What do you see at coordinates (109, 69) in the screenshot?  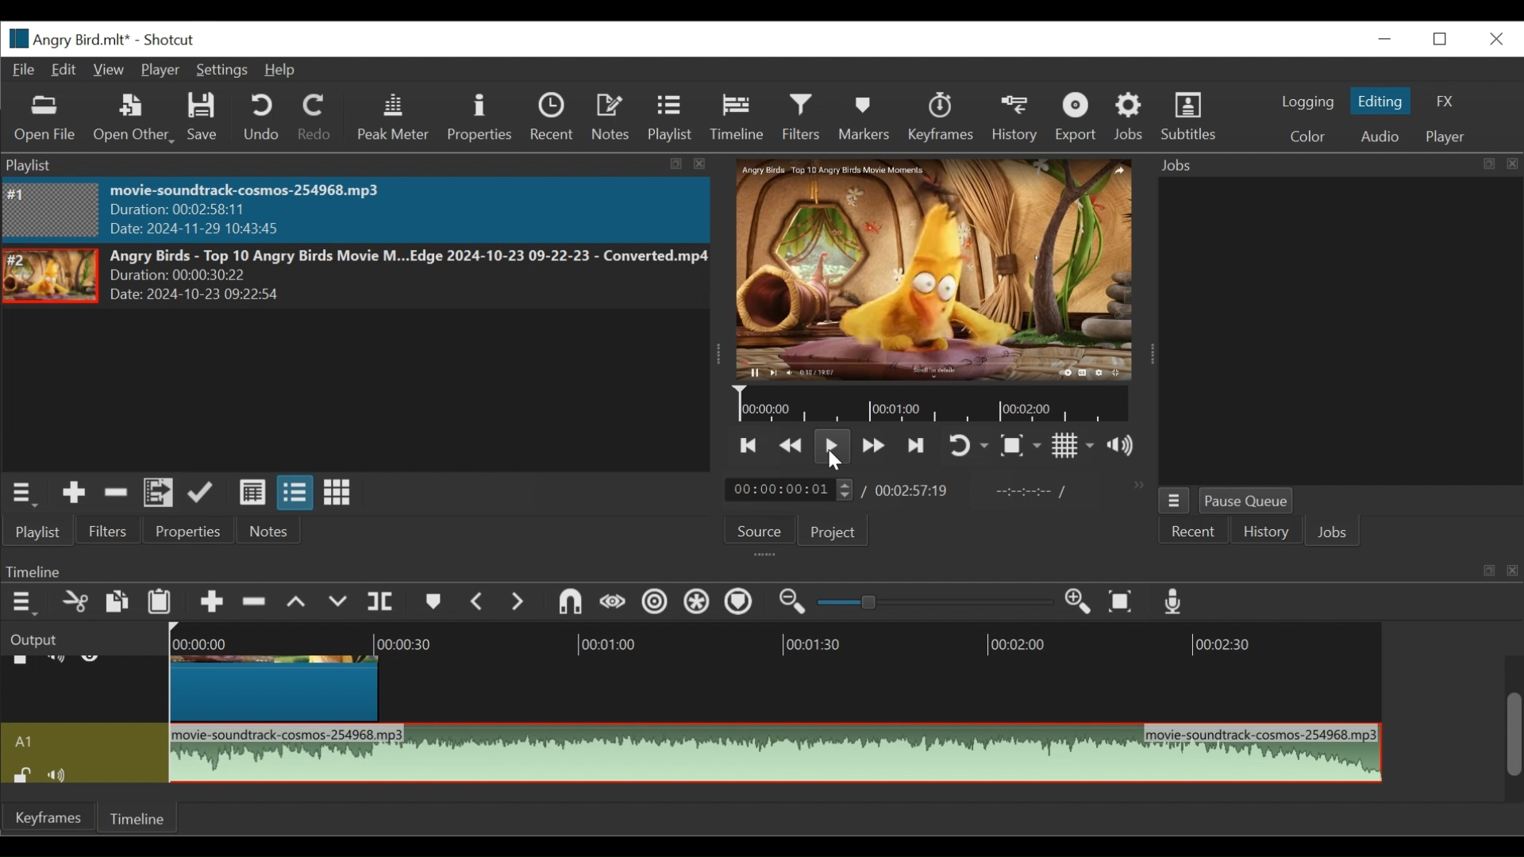 I see `View` at bounding box center [109, 69].